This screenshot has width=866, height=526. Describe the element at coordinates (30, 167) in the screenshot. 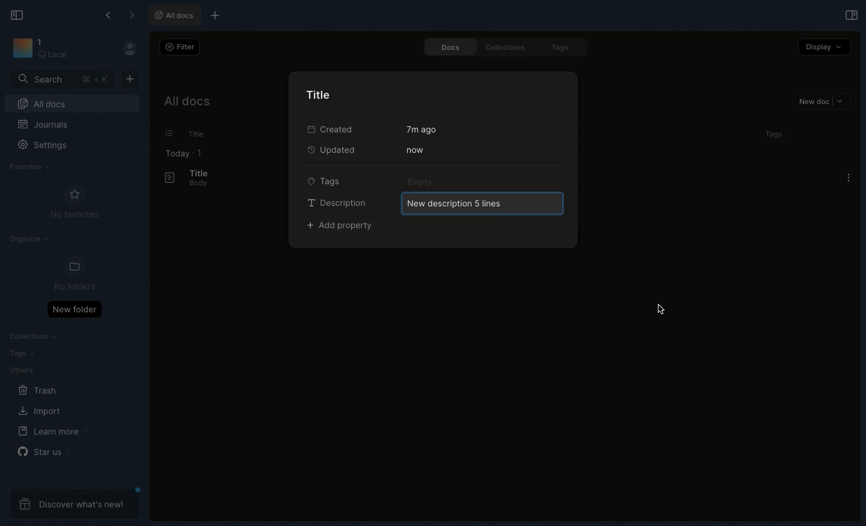

I see `Favorites` at that location.